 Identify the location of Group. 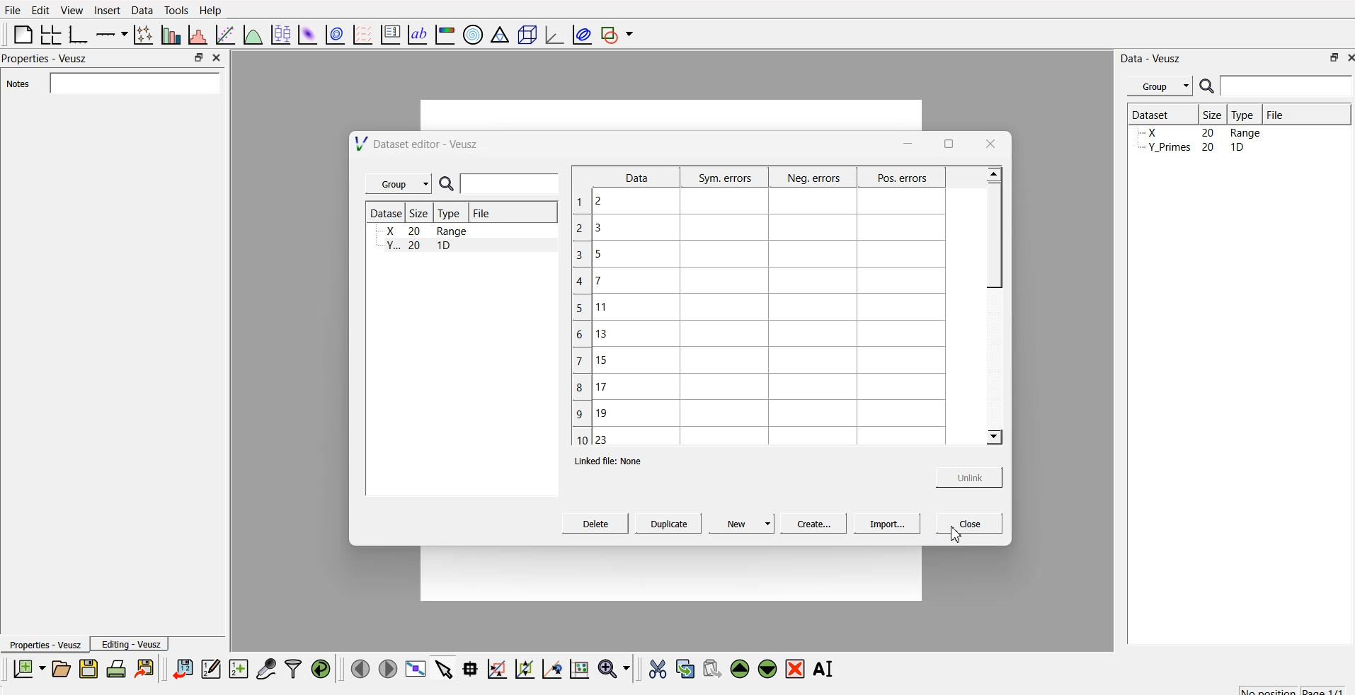
(1162, 84).